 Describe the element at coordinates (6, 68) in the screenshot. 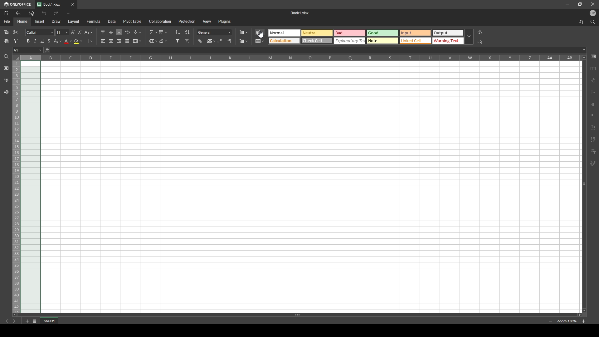

I see `comment` at that location.